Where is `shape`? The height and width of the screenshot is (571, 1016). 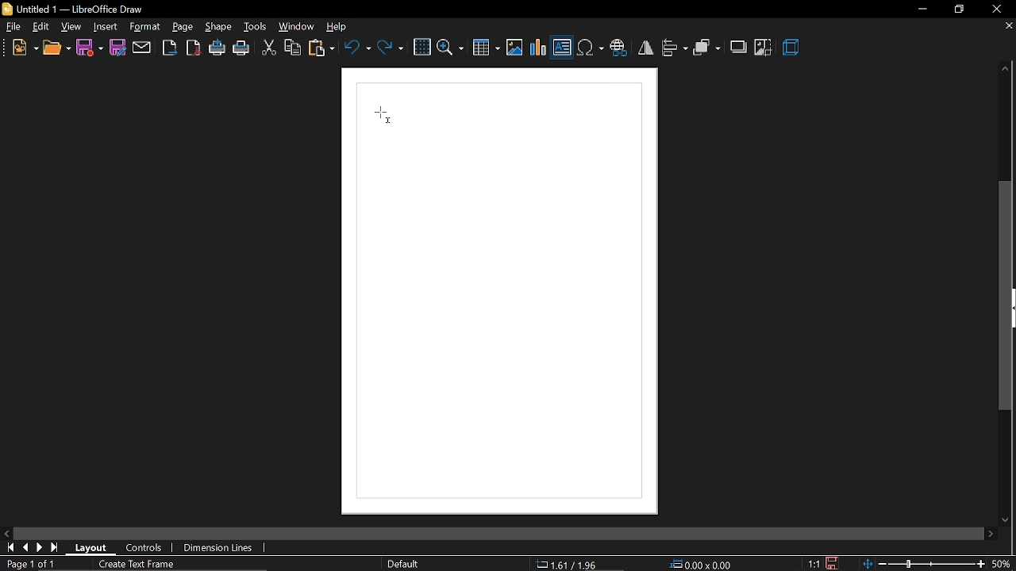
shape is located at coordinates (220, 28).